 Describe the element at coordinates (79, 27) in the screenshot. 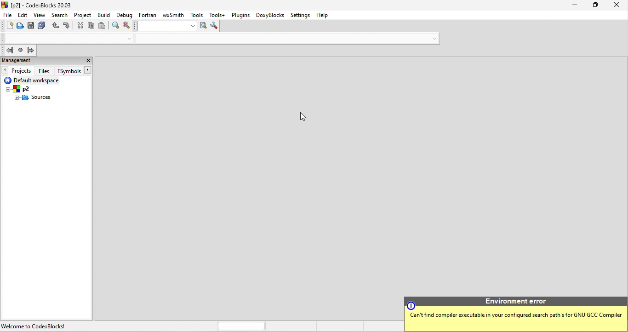

I see `cut` at that location.